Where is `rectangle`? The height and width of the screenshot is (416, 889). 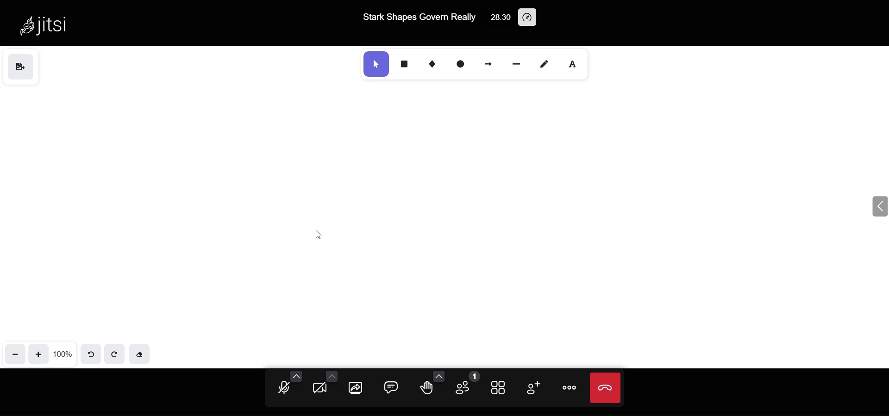
rectangle is located at coordinates (403, 63).